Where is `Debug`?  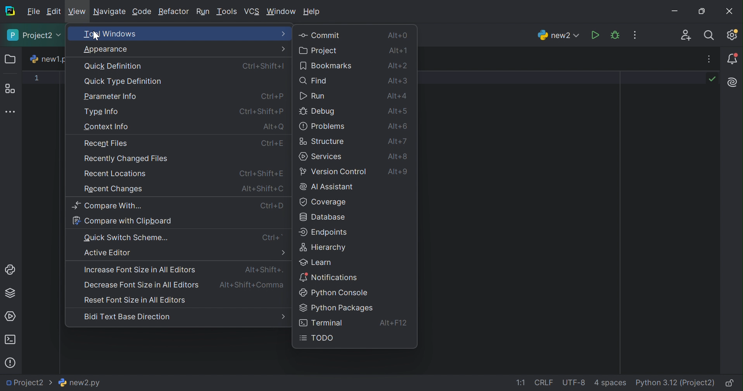
Debug is located at coordinates (616, 35).